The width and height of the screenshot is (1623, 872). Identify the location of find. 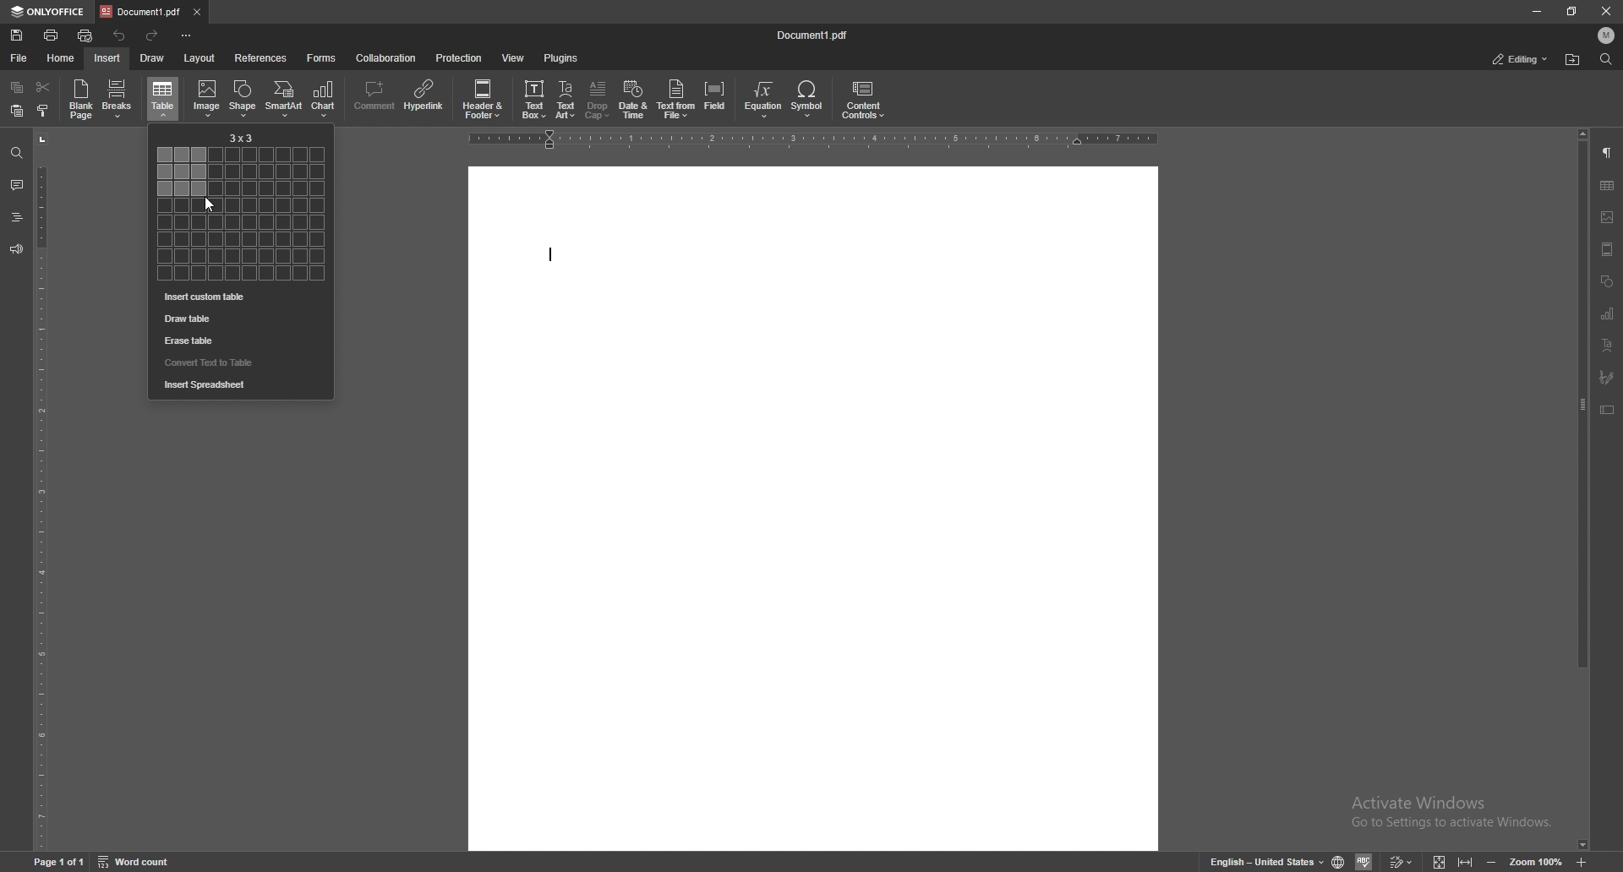
(1607, 59).